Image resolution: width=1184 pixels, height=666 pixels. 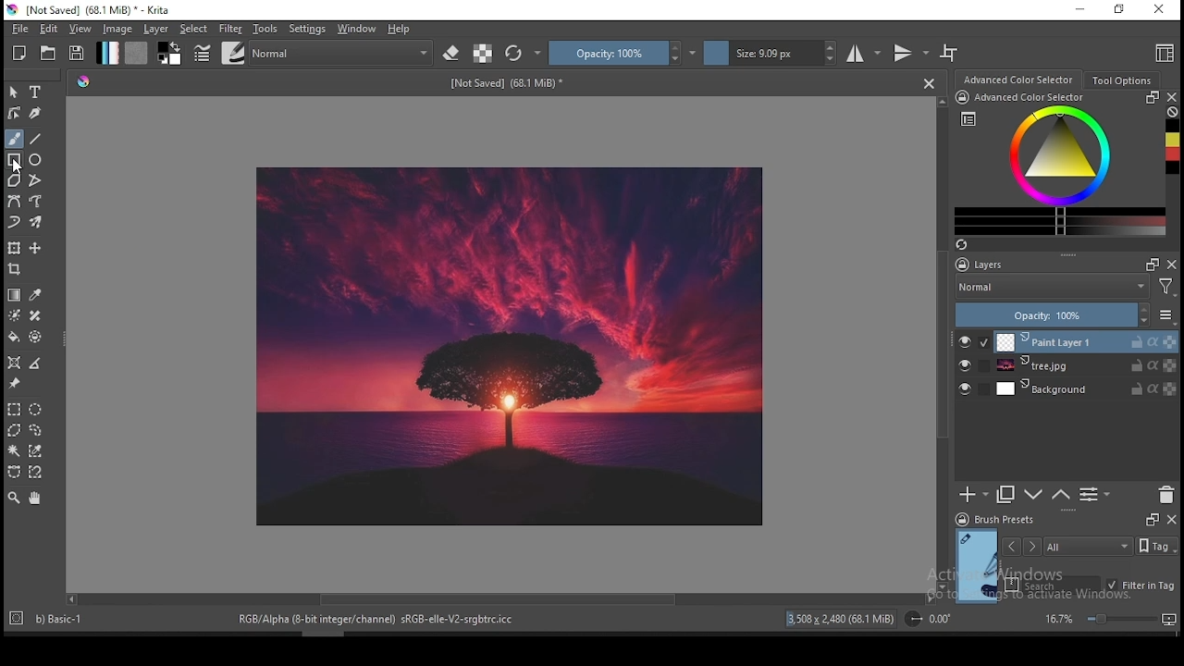 I want to click on brushes, so click(x=232, y=53).